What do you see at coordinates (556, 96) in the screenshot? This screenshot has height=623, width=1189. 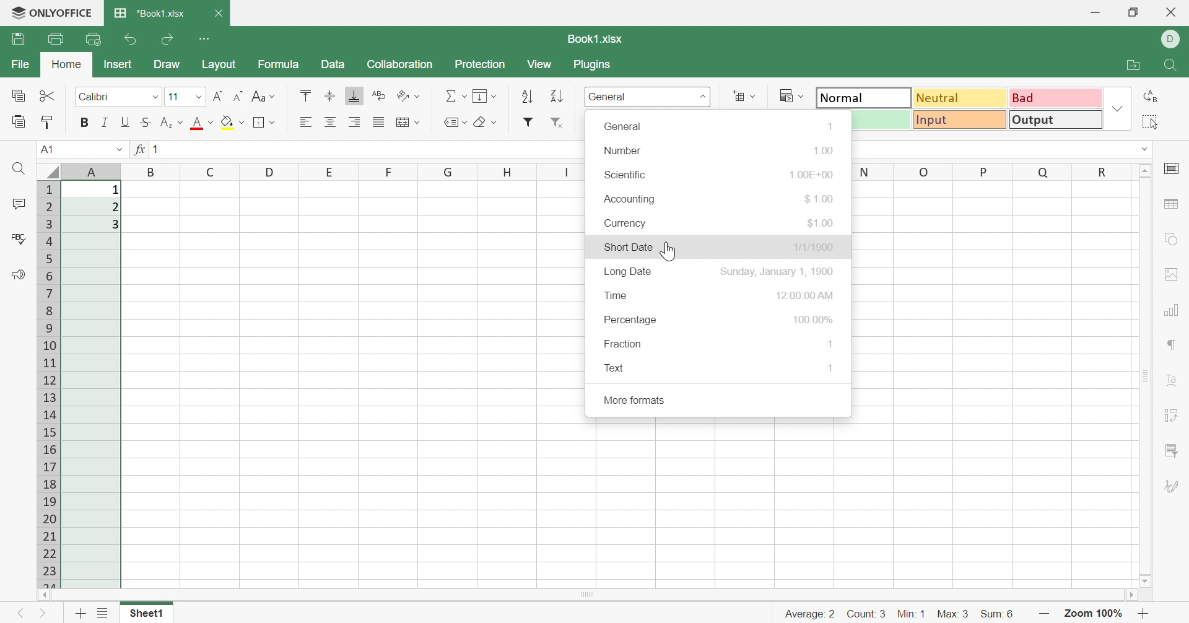 I see `Sort descending` at bounding box center [556, 96].